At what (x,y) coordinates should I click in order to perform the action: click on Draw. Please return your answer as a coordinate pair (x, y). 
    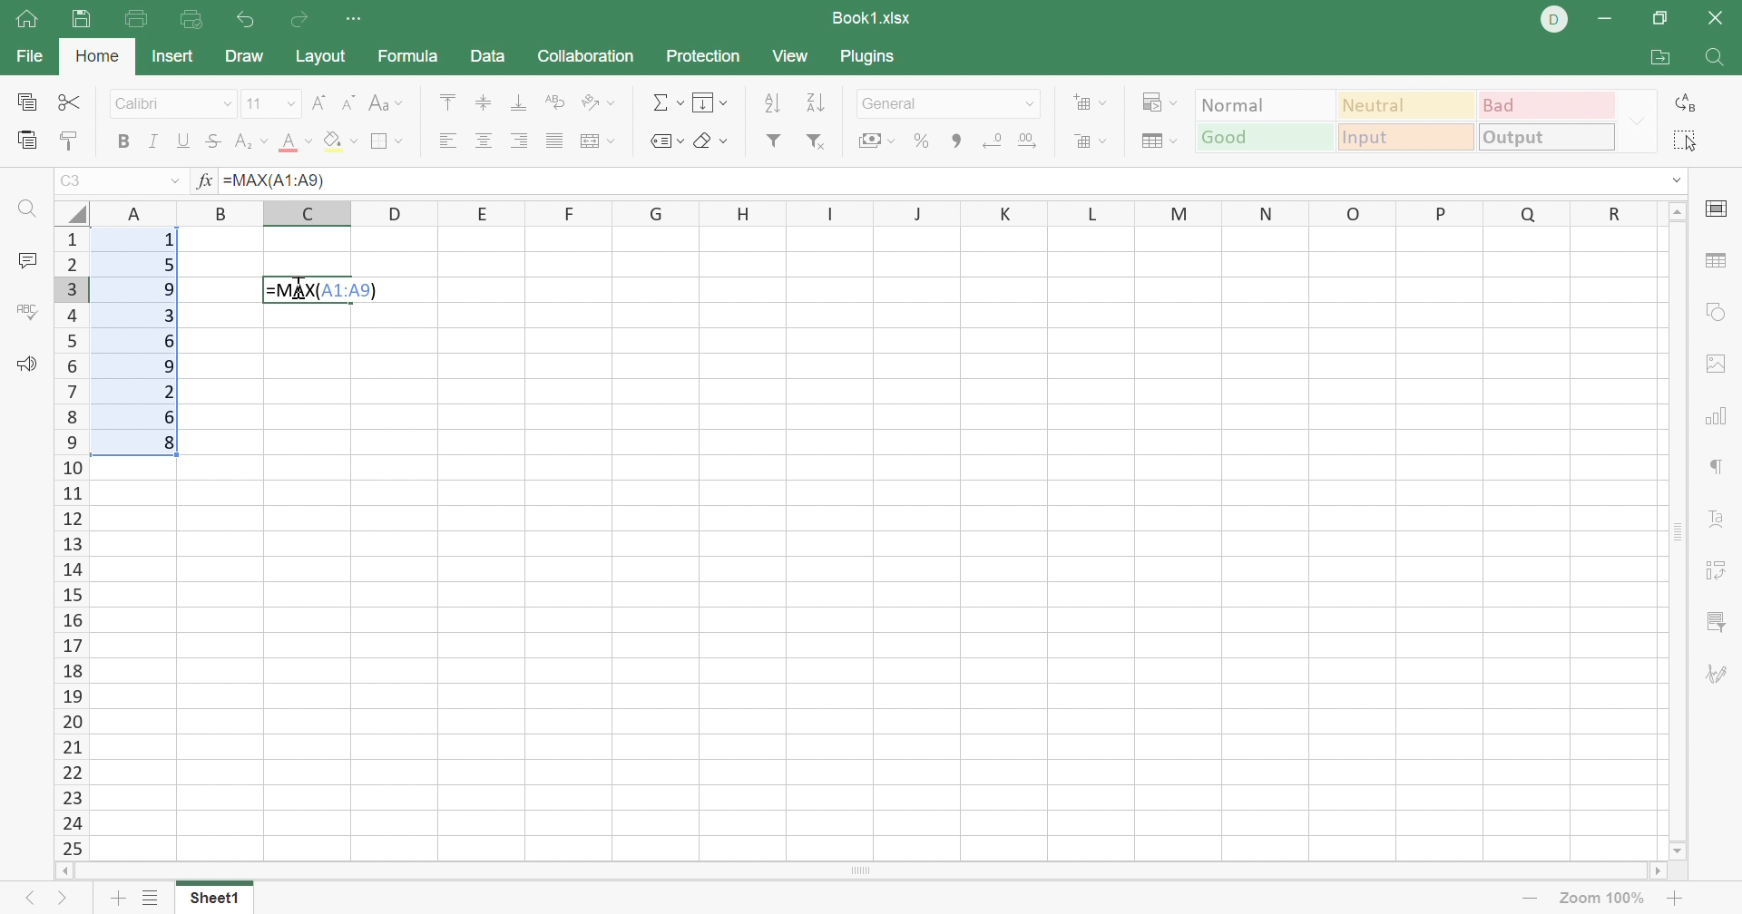
    Looking at the image, I should click on (243, 58).